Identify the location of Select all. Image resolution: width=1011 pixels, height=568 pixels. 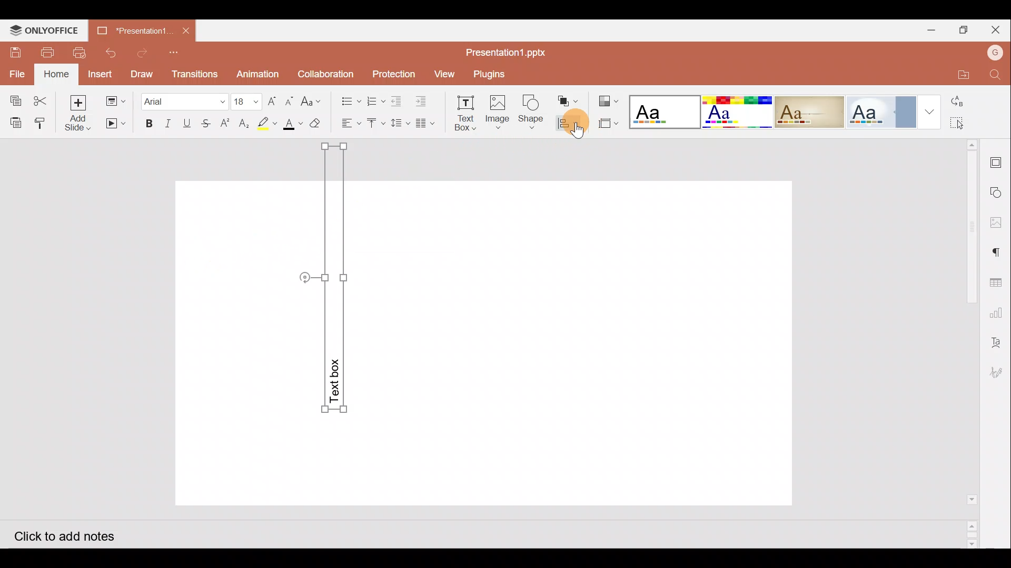
(970, 124).